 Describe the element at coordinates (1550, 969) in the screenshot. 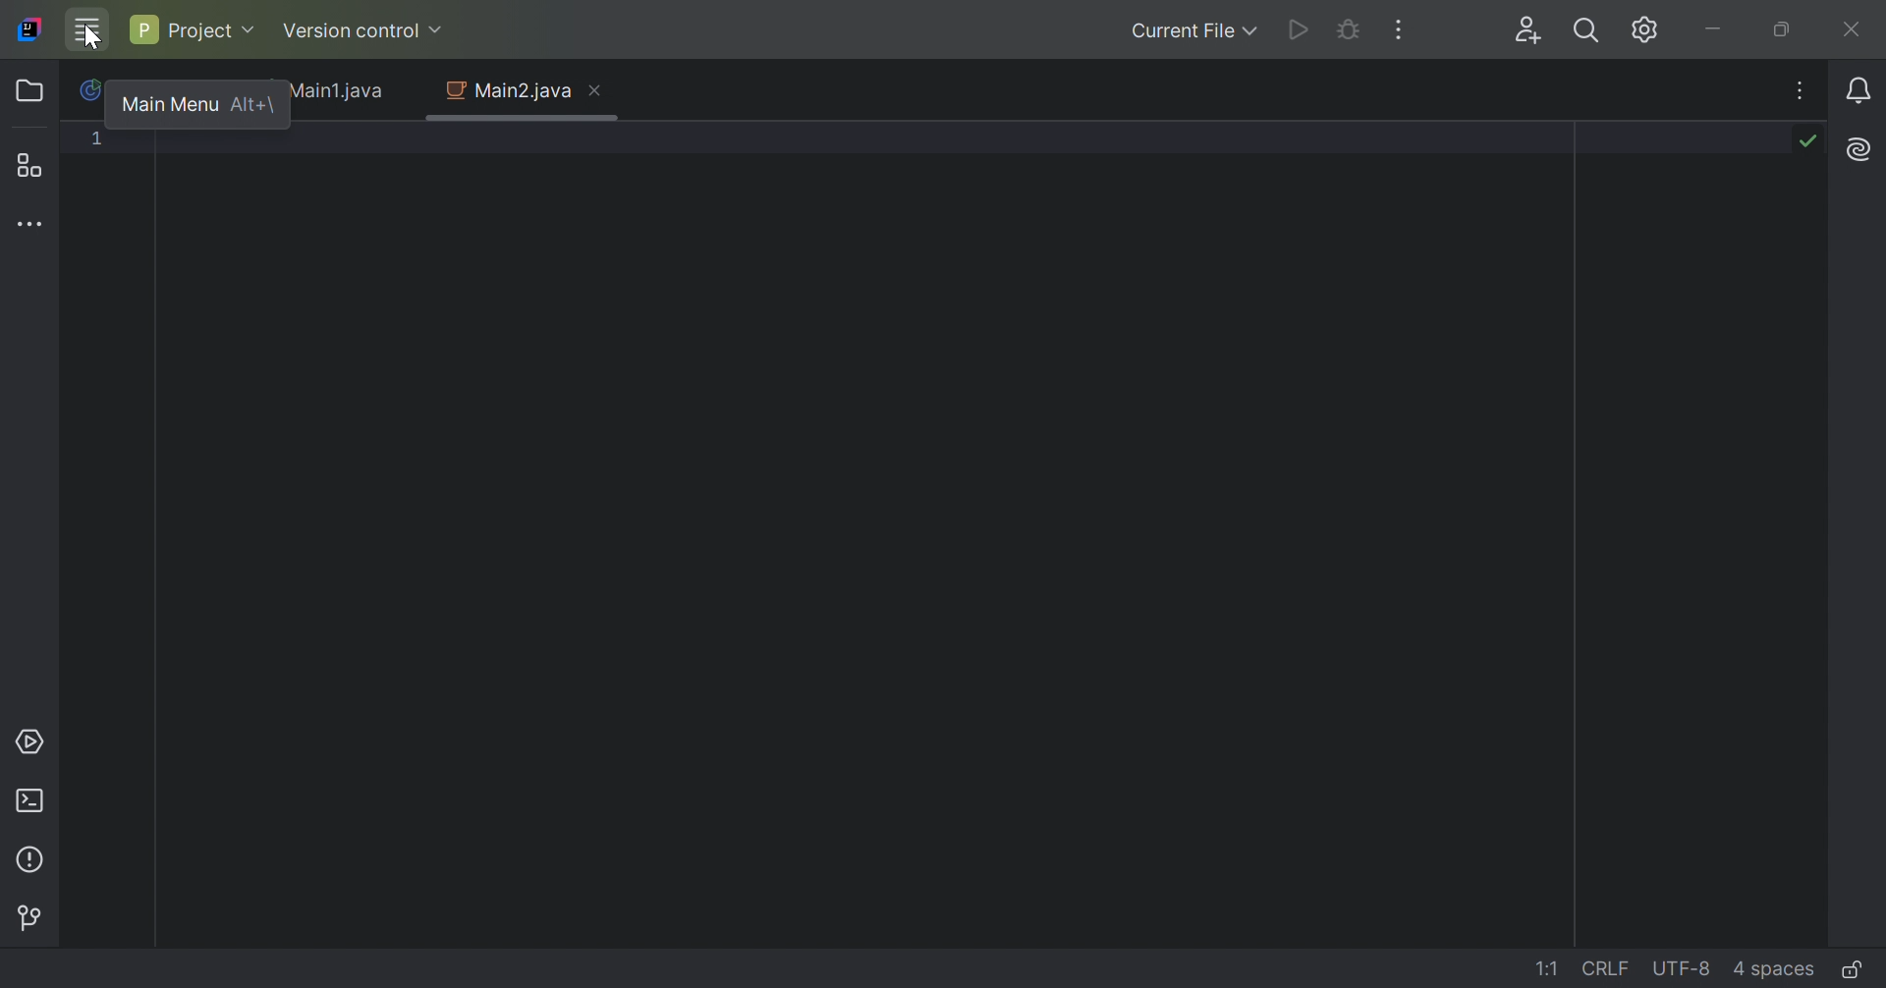

I see `1:1` at that location.